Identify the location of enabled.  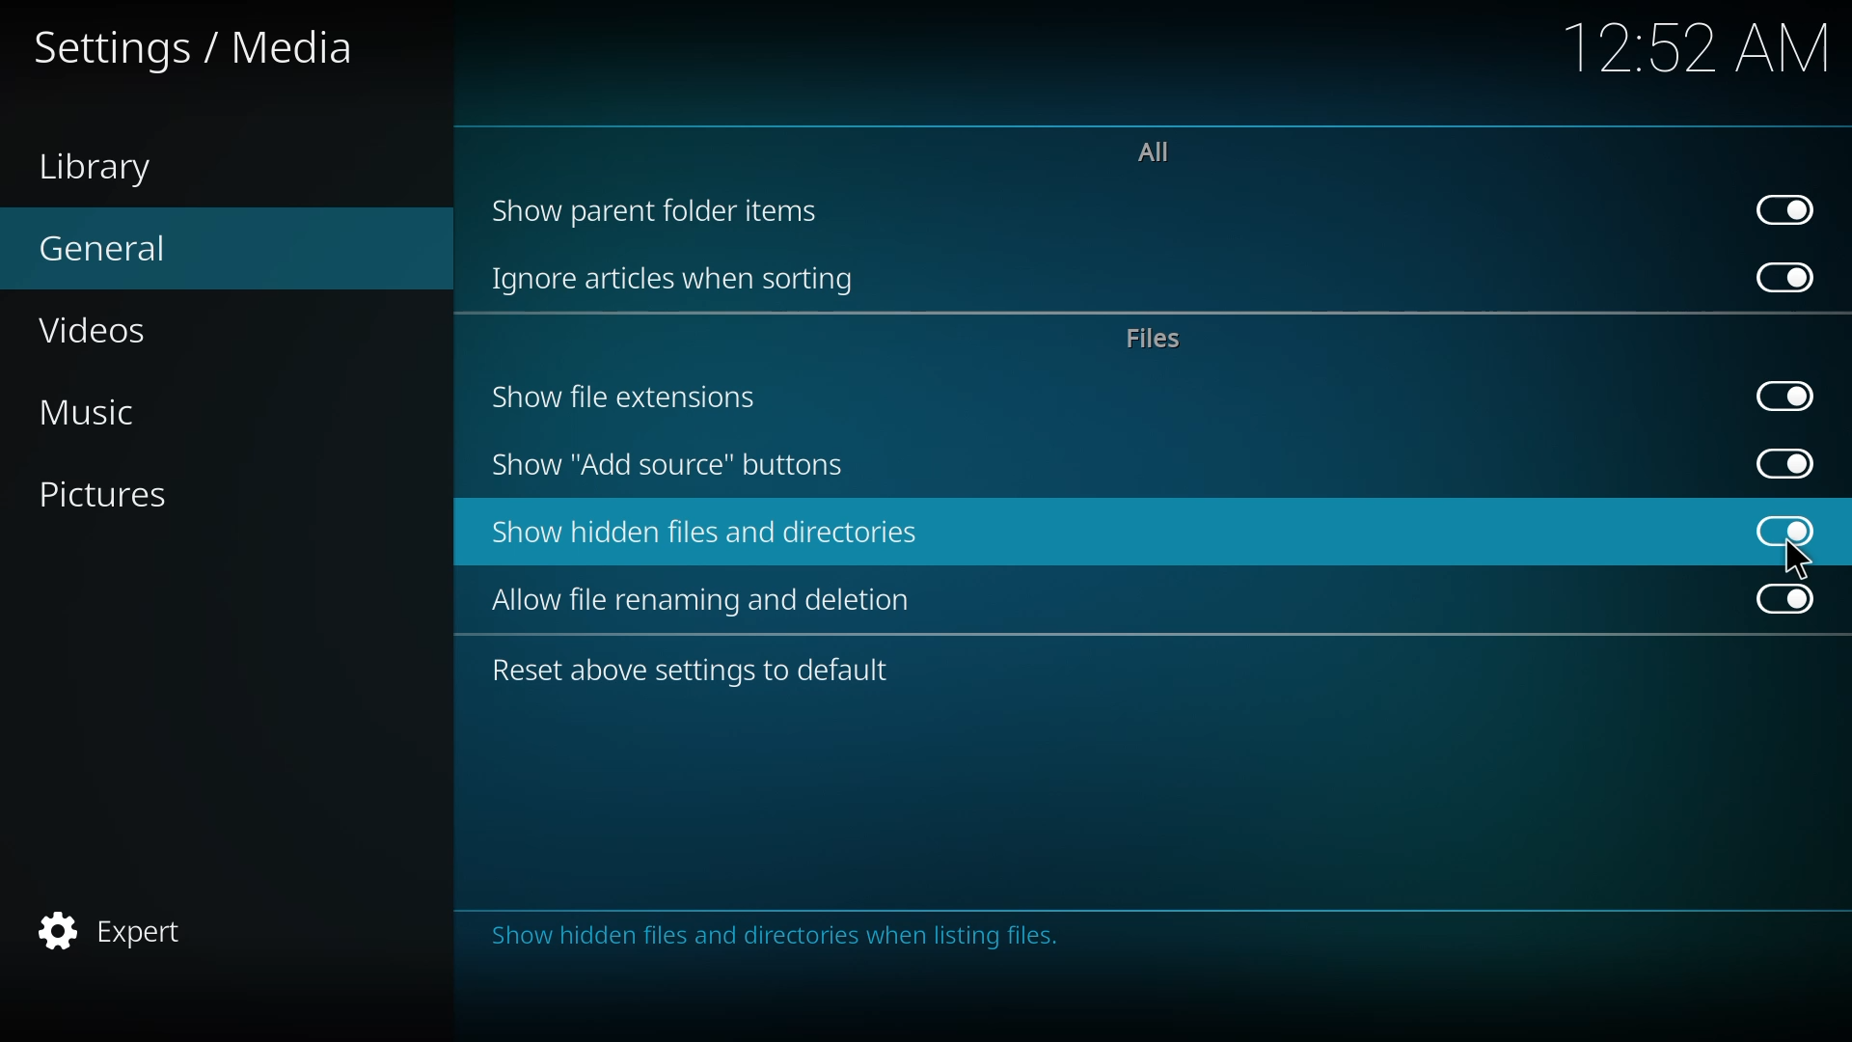
(1783, 530).